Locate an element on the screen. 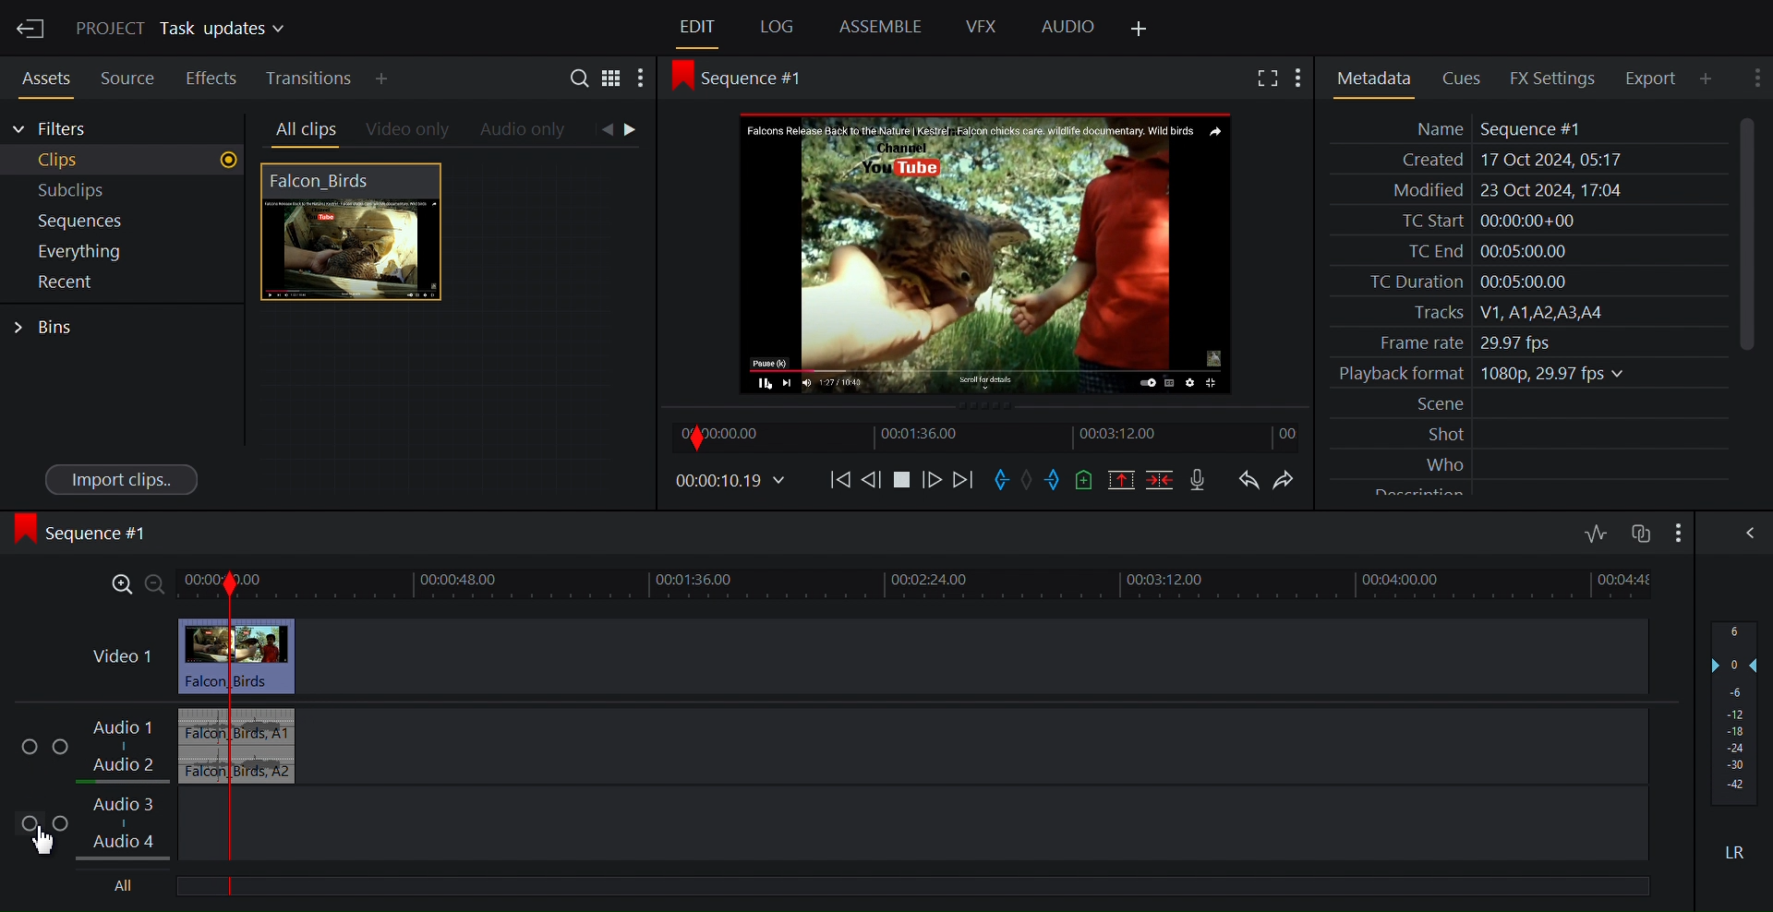 The height and width of the screenshot is (912, 1773). Show/Hide audio full mix is located at coordinates (1676, 532).